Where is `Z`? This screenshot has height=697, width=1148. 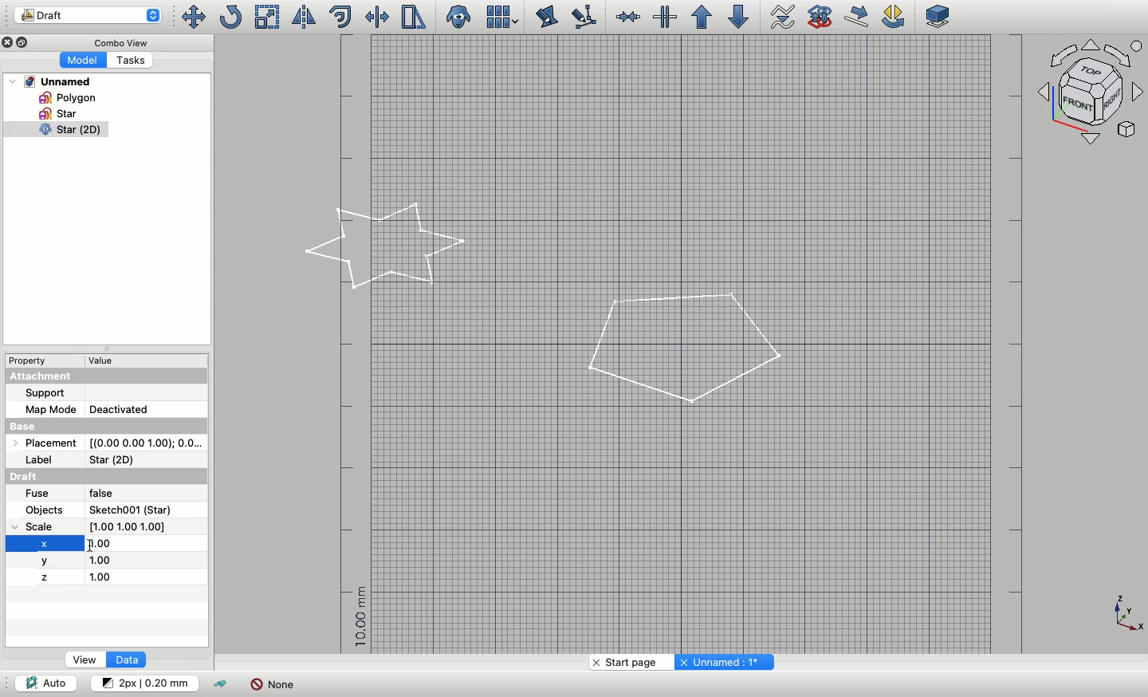 Z is located at coordinates (44, 577).